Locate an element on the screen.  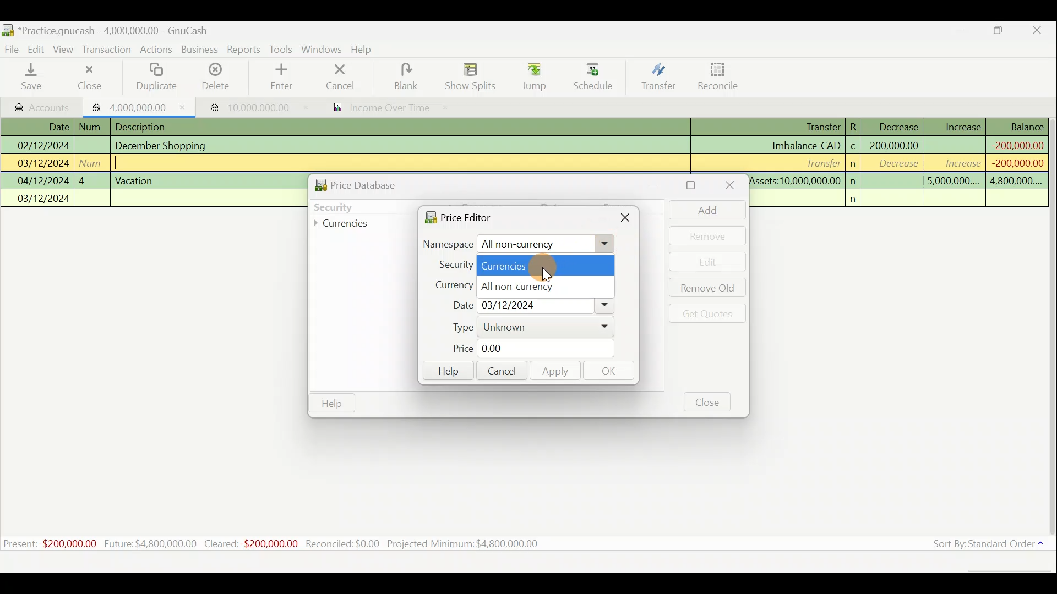
Type is located at coordinates (526, 327).